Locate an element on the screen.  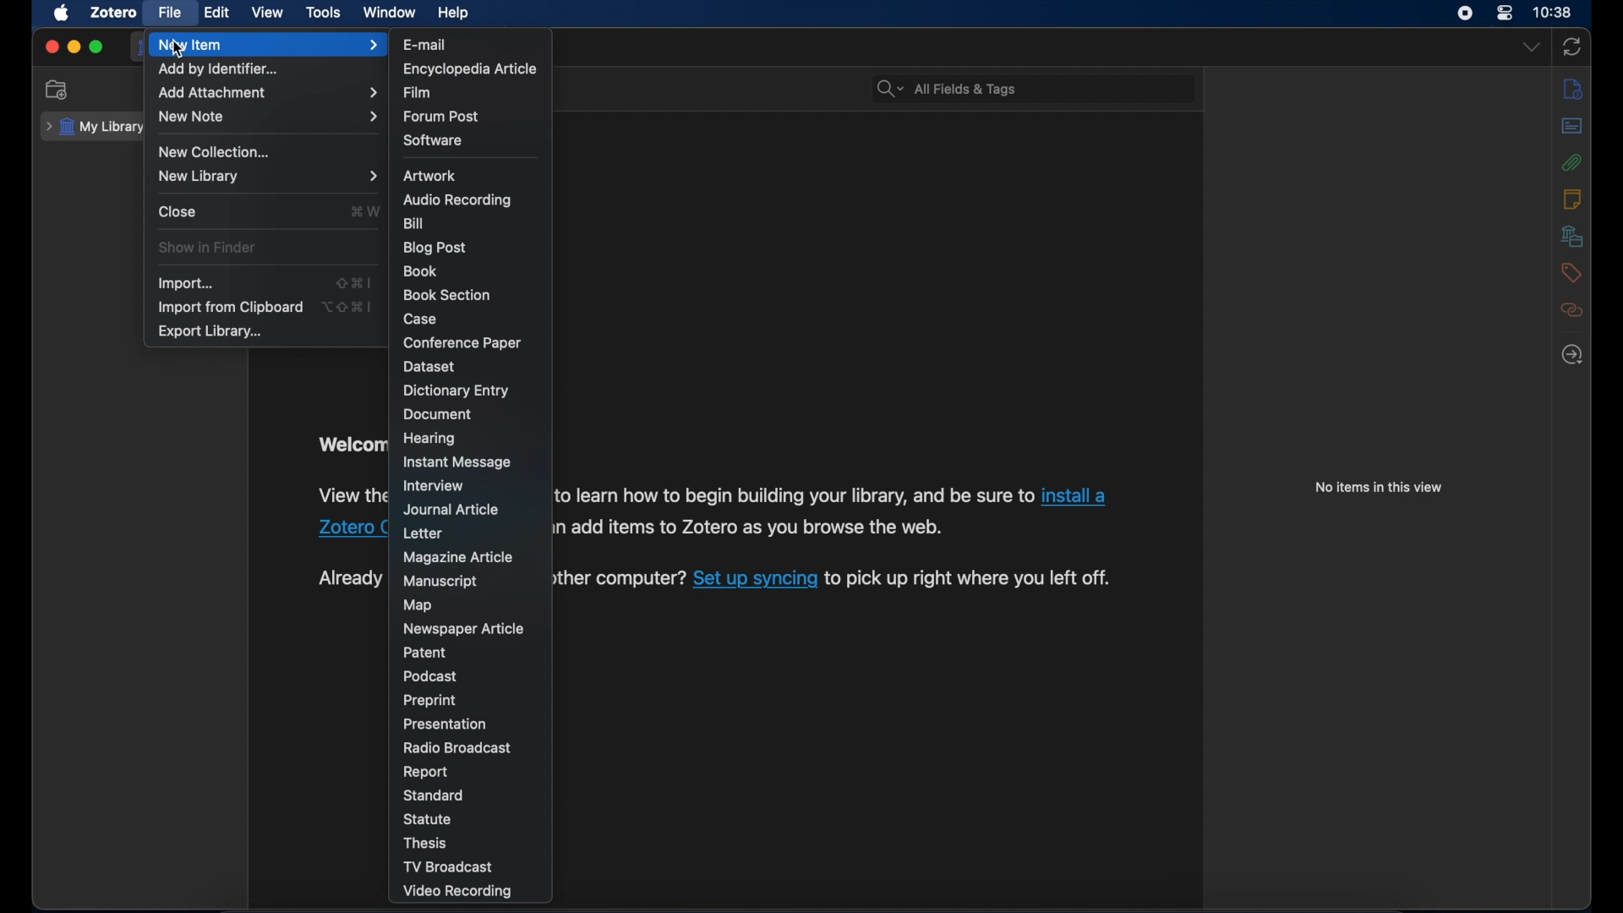
another computer is located at coordinates (619, 577).